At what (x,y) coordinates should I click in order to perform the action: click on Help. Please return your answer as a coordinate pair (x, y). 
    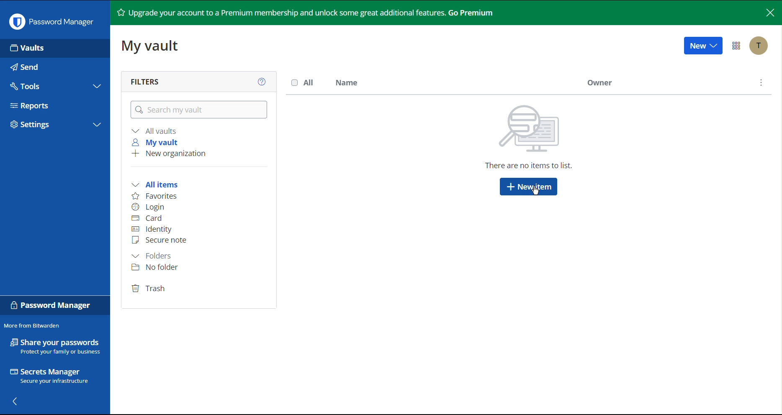
    Looking at the image, I should click on (261, 80).